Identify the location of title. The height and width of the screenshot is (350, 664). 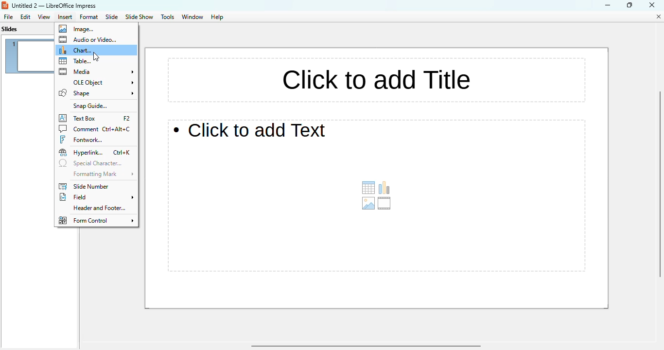
(378, 80).